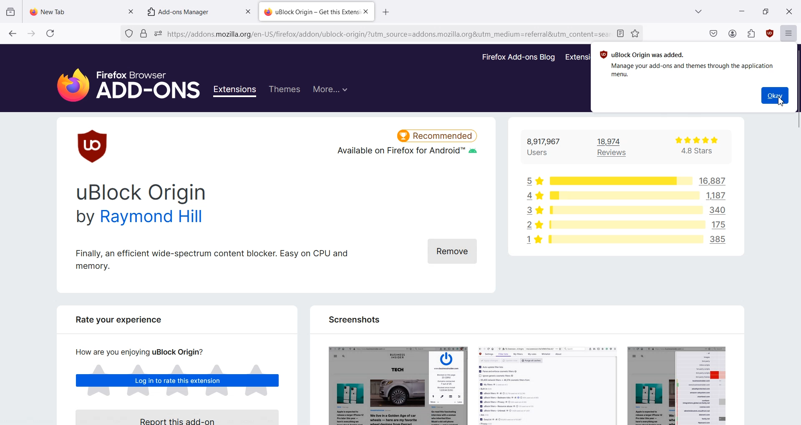 Image resolution: width=801 pixels, height=425 pixels. I want to click on Account, so click(734, 33).